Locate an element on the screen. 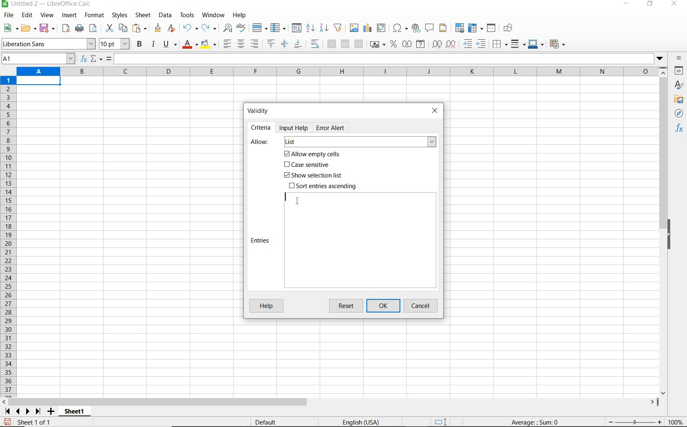 This screenshot has width=687, height=427. align right is located at coordinates (255, 44).